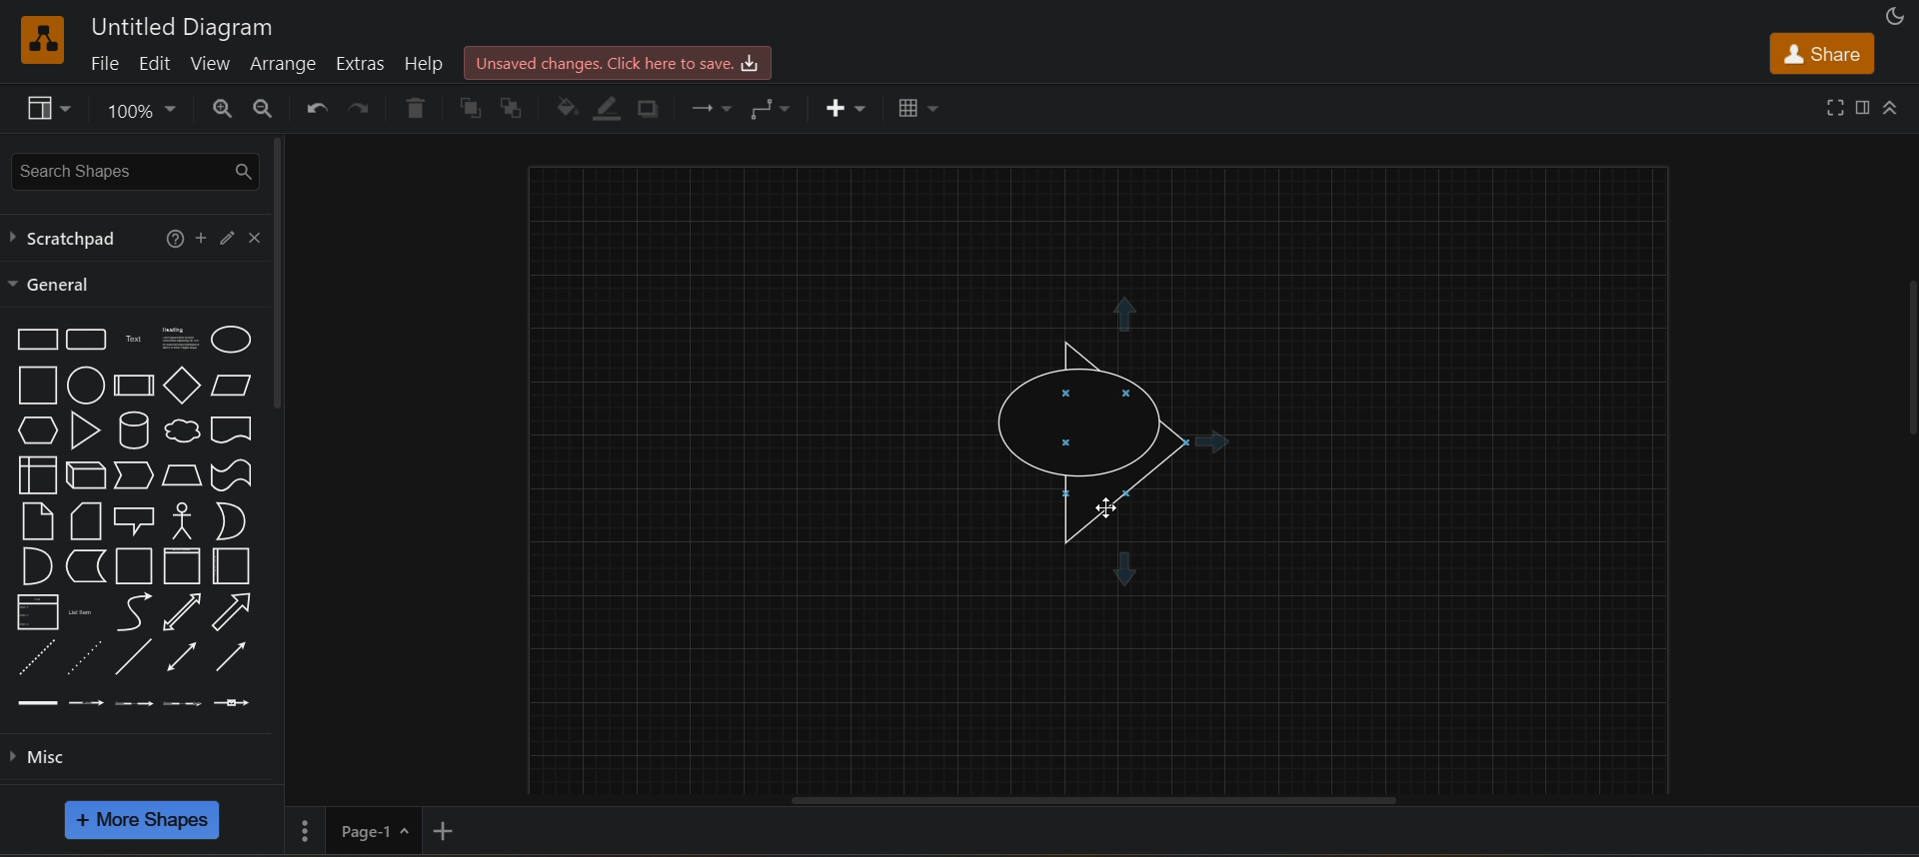 The image size is (1919, 857). I want to click on line, so click(134, 656).